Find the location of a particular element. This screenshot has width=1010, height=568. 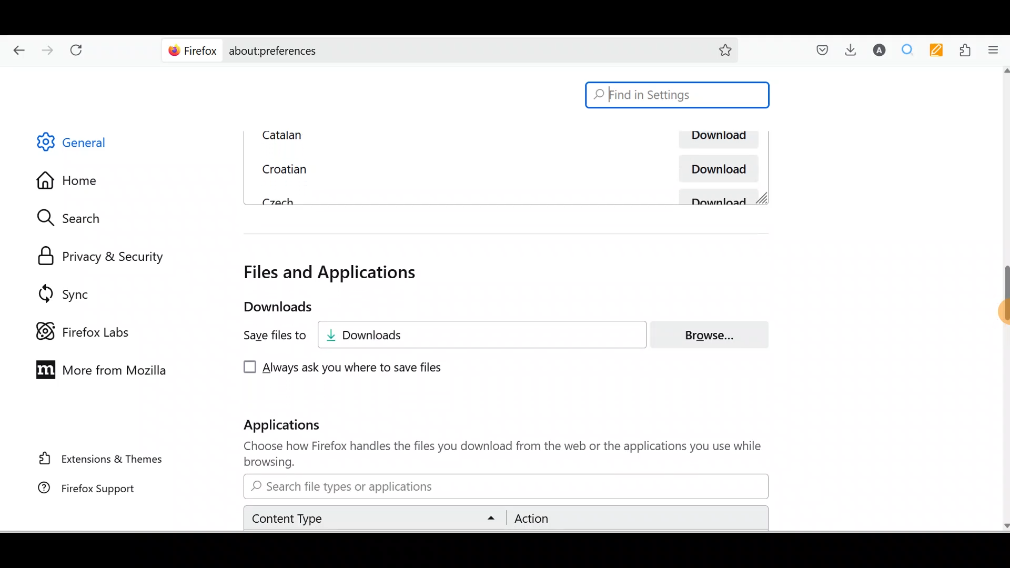

Open application menu is located at coordinates (996, 50).